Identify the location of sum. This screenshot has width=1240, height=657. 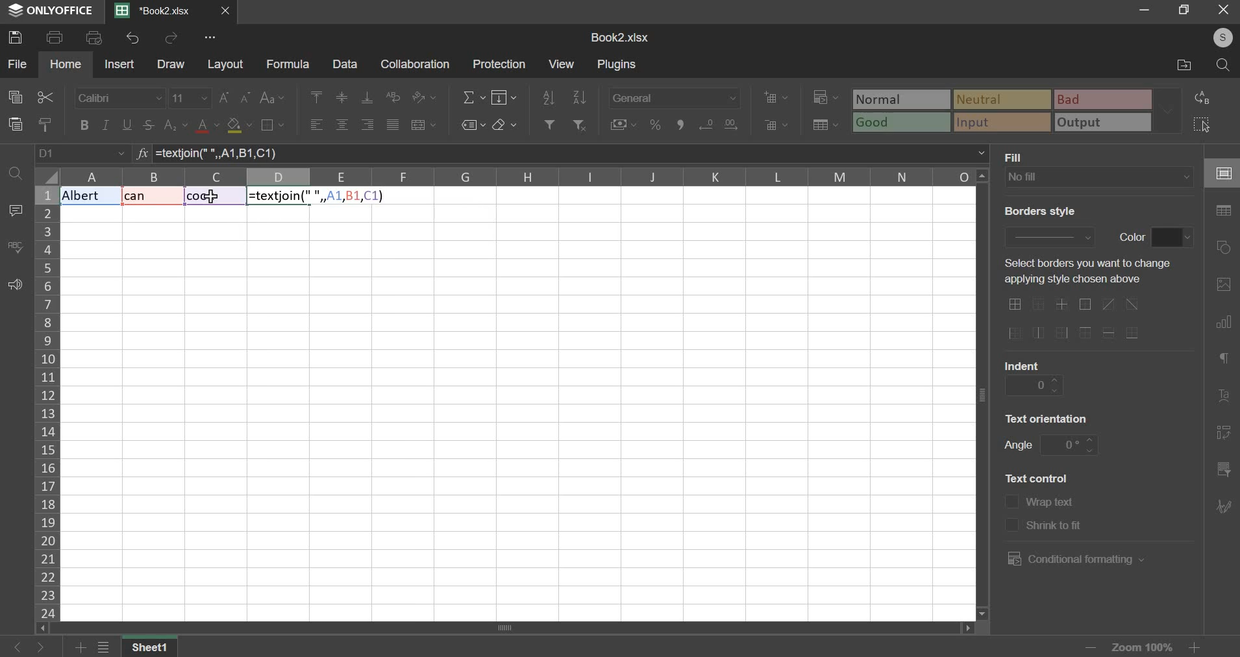
(474, 96).